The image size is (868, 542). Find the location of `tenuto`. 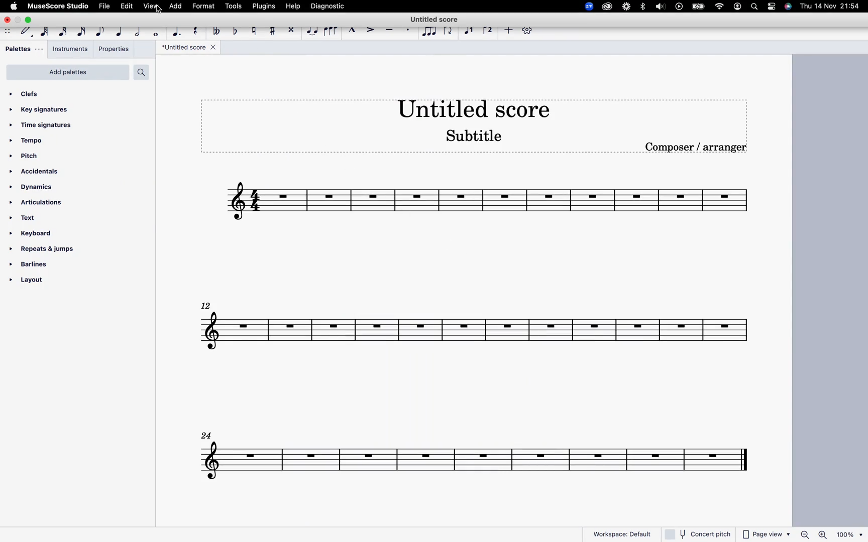

tenuto is located at coordinates (389, 30).